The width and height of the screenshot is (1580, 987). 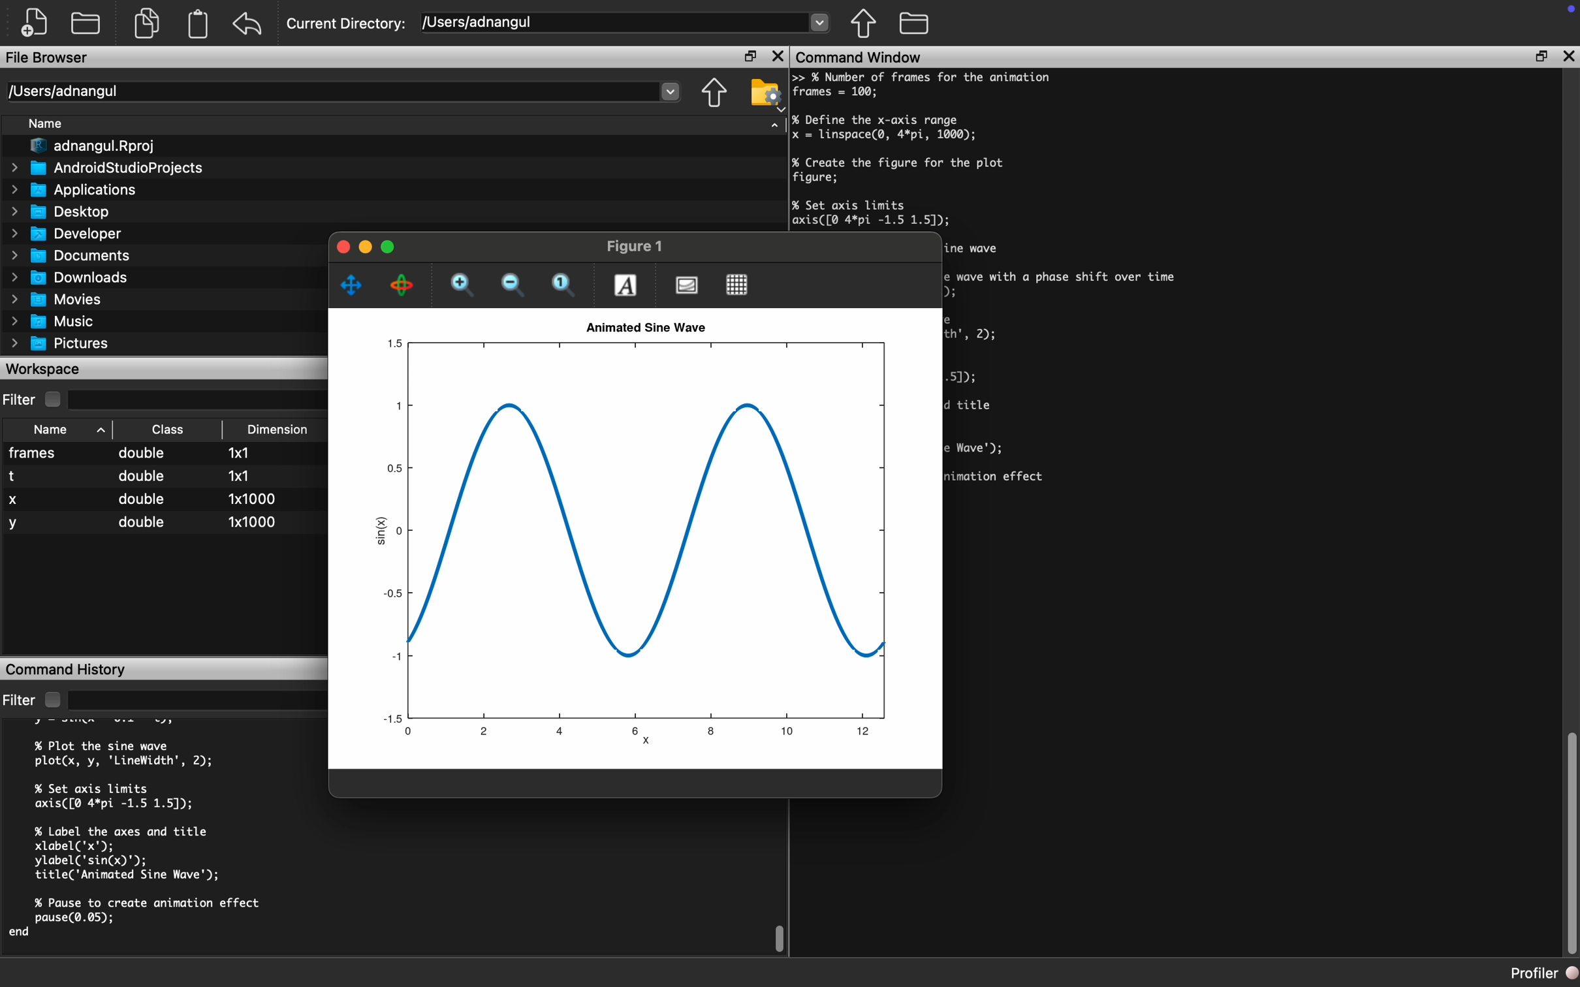 I want to click on minimize, so click(x=340, y=248).